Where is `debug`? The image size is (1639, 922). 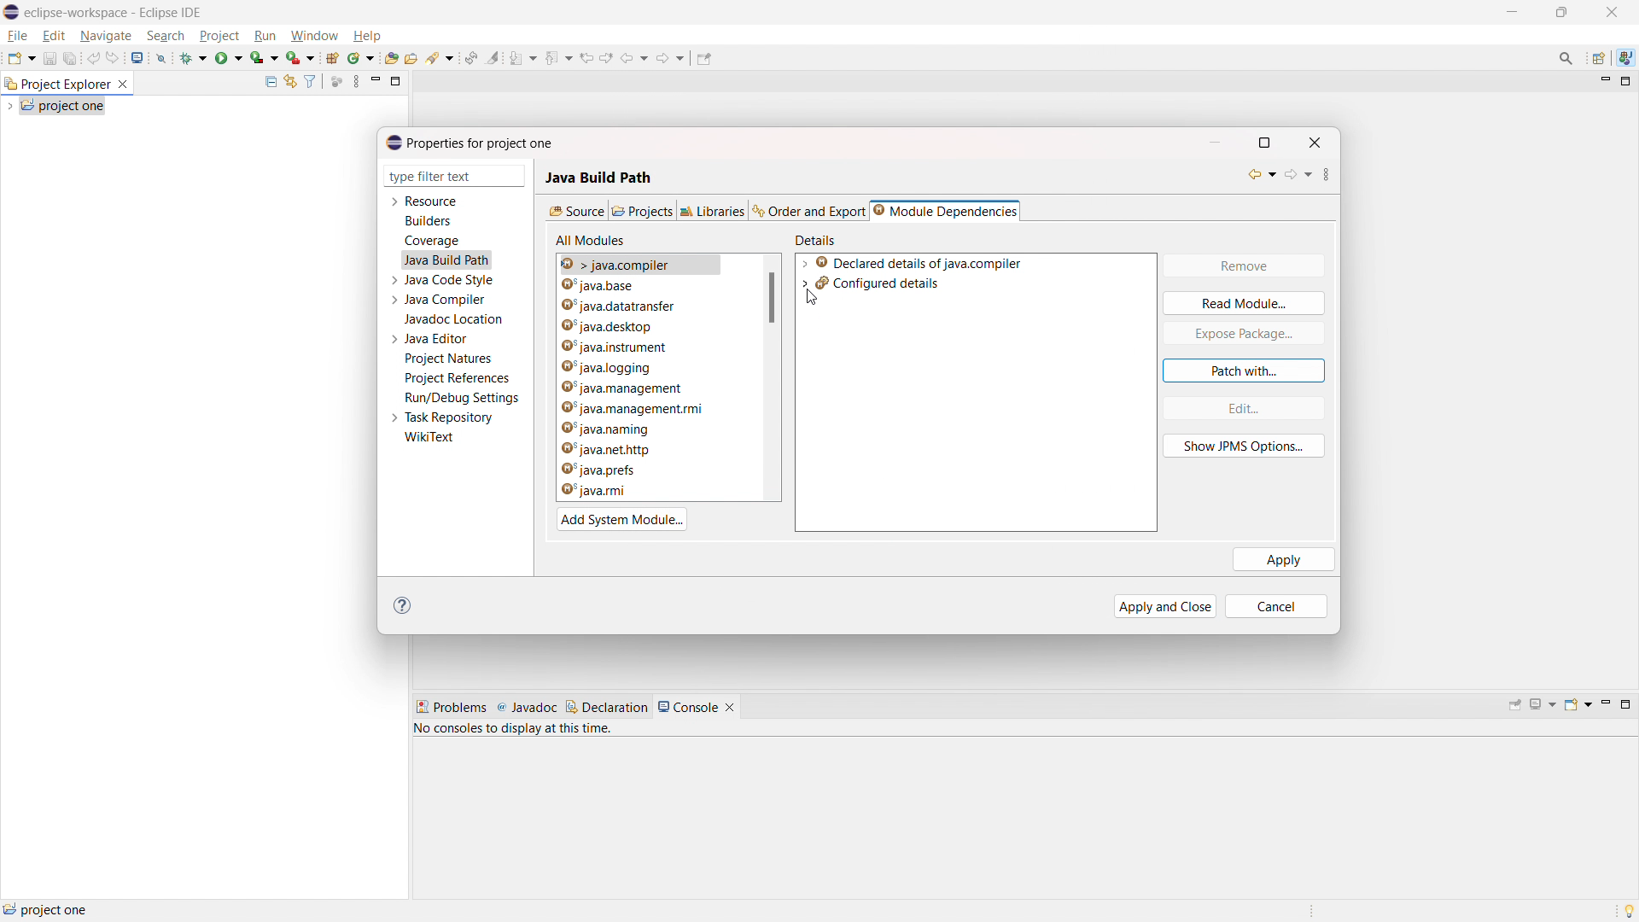
debug is located at coordinates (194, 56).